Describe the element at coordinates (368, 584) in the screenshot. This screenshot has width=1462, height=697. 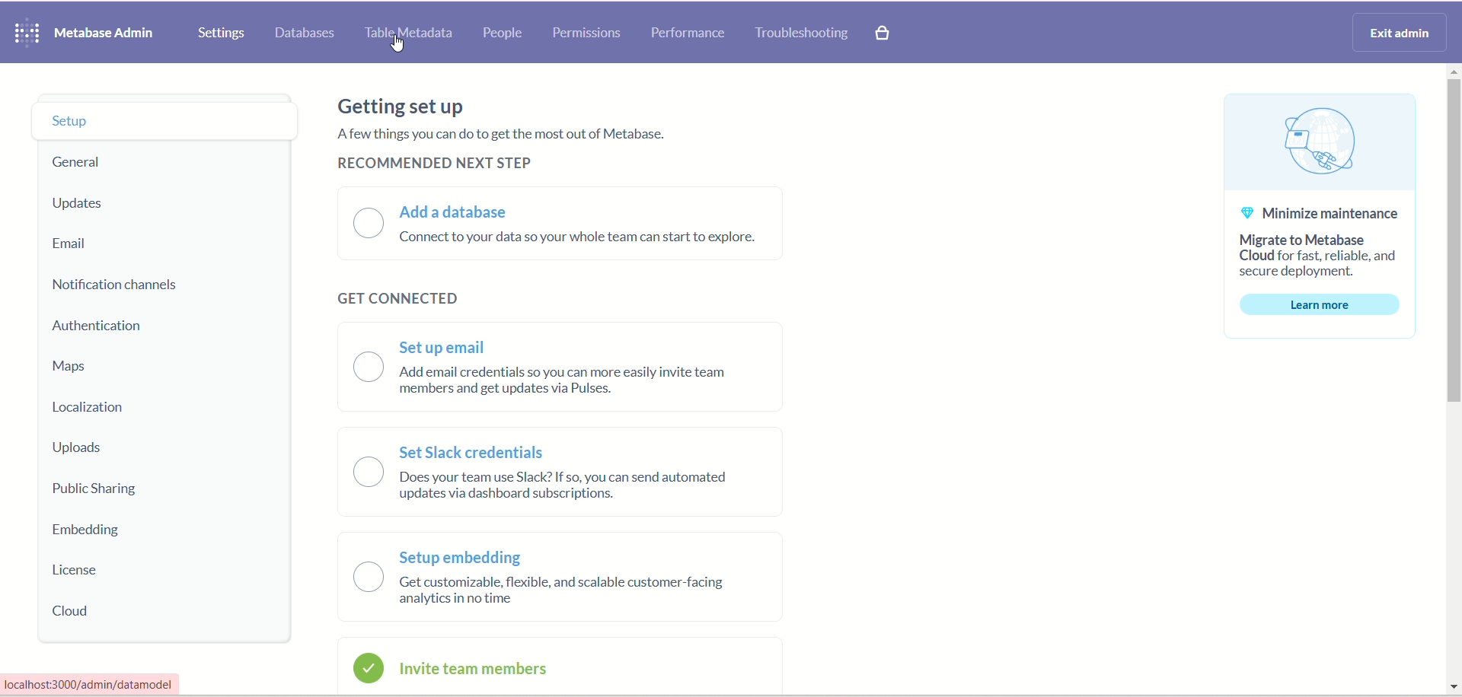
I see `setup embedding radio button` at that location.